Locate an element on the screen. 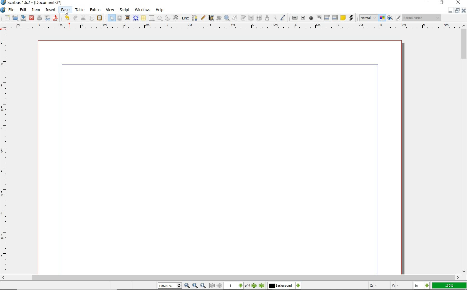  undo is located at coordinates (66, 18).